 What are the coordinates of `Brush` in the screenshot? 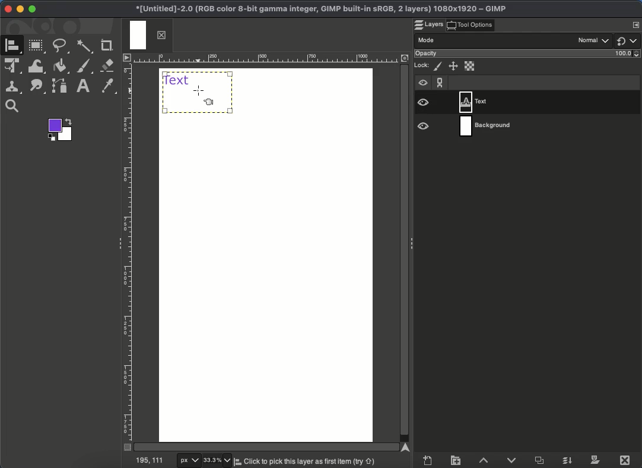 It's located at (85, 67).